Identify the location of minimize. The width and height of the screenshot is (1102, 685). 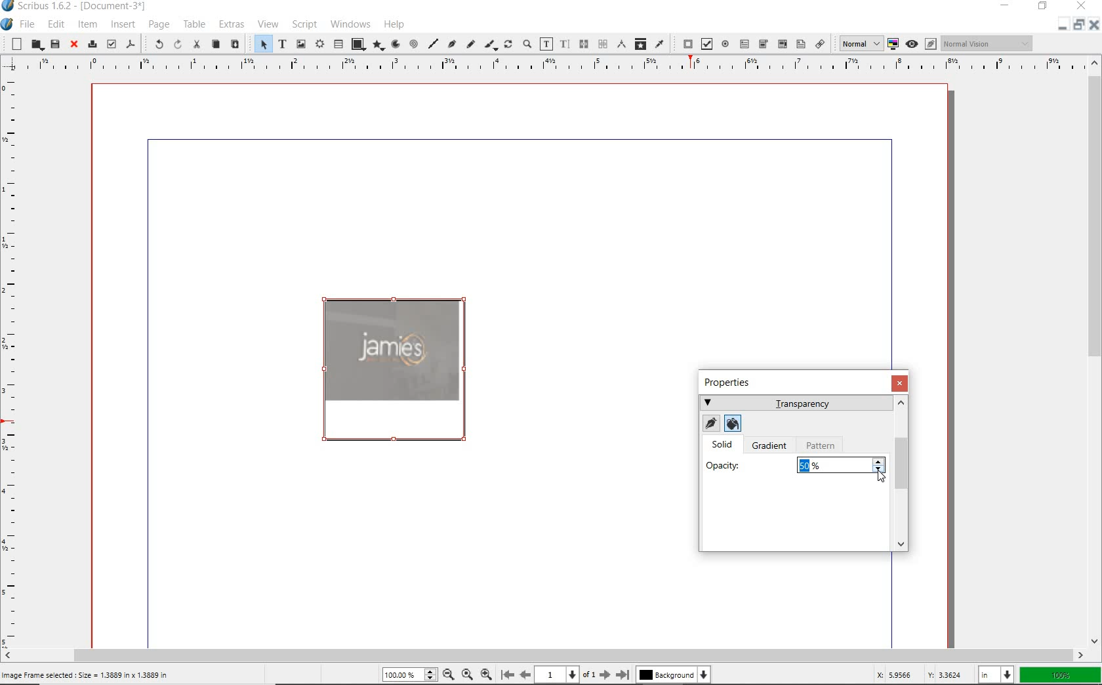
(1059, 26).